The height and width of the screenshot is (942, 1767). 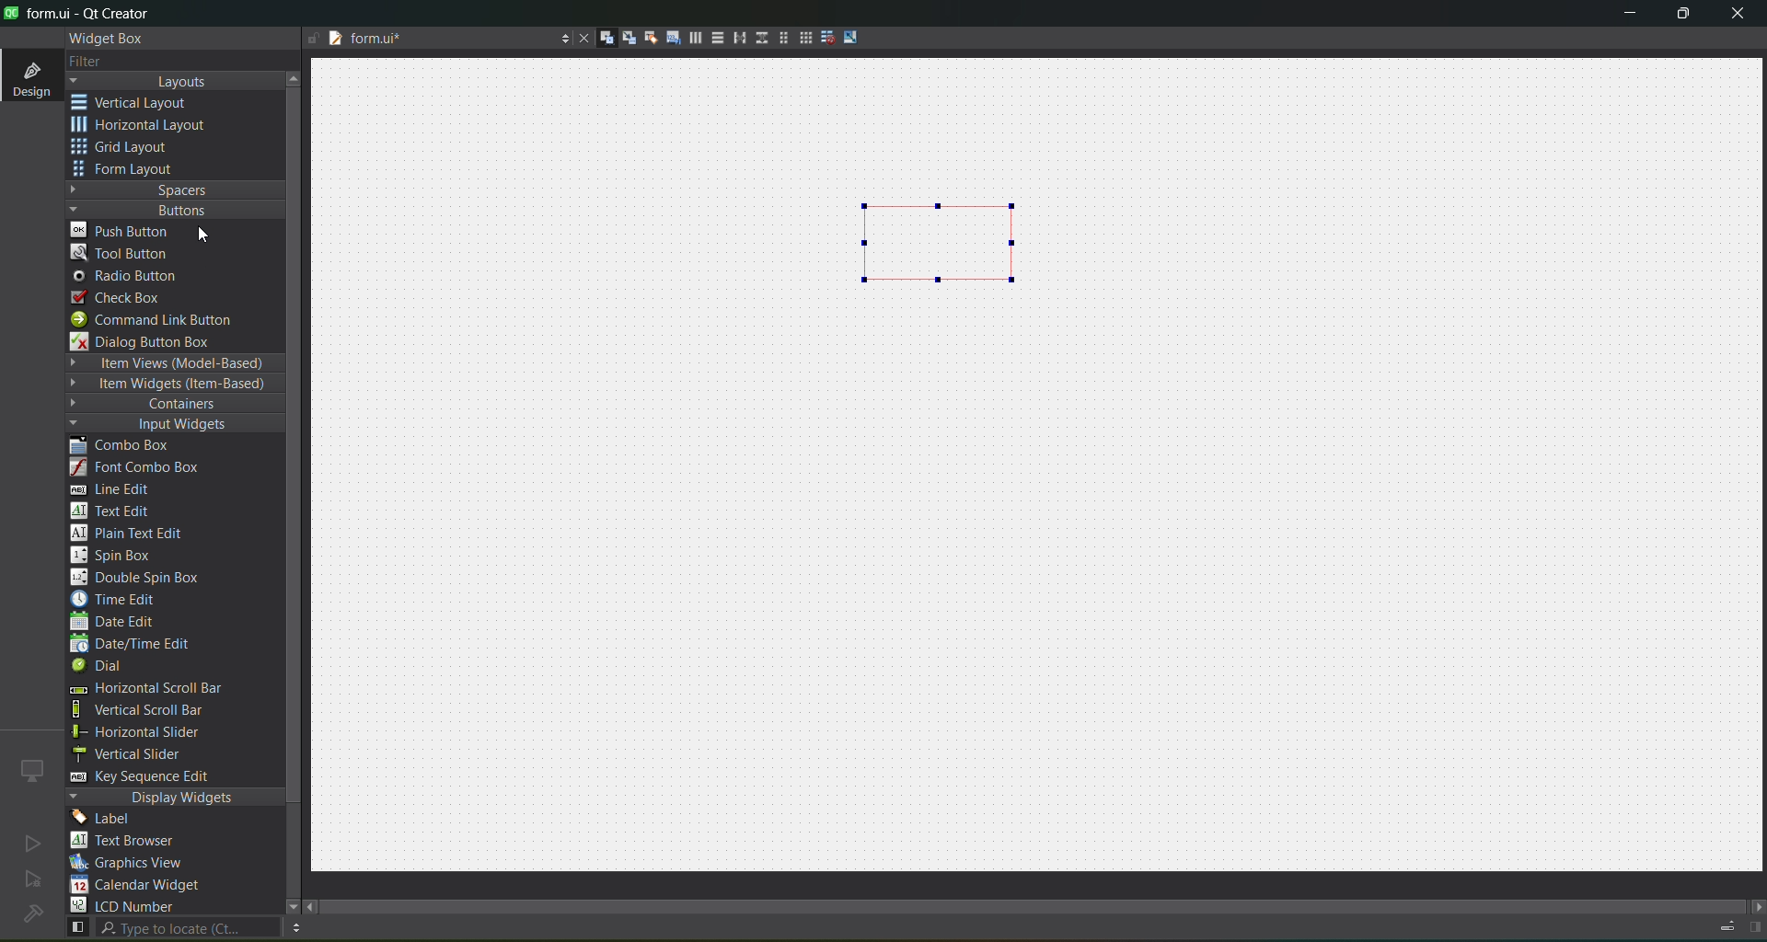 I want to click on tool, so click(x=123, y=252).